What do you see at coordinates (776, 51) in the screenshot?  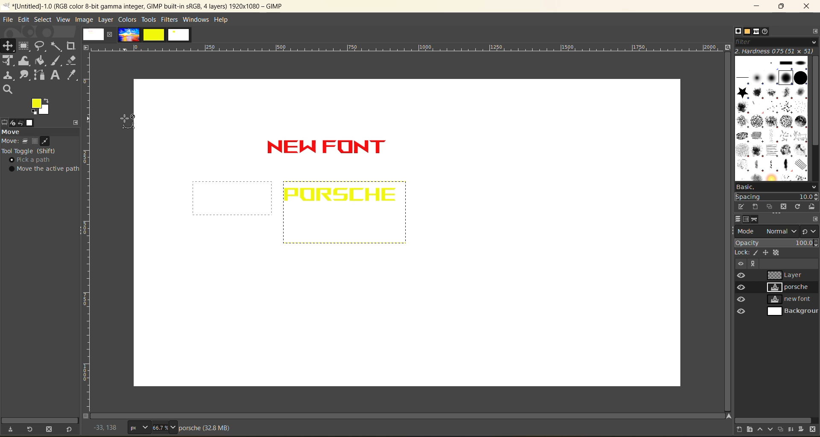 I see `hardness` at bounding box center [776, 51].